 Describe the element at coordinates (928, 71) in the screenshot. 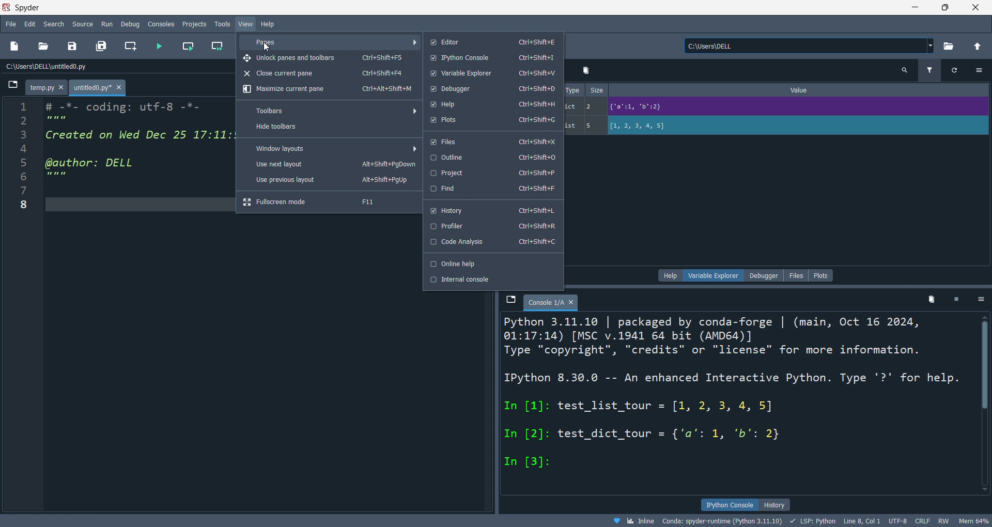

I see `filter` at that location.